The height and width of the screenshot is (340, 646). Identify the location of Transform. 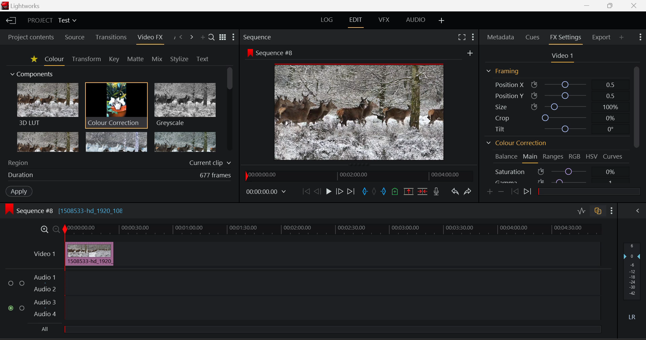
(86, 59).